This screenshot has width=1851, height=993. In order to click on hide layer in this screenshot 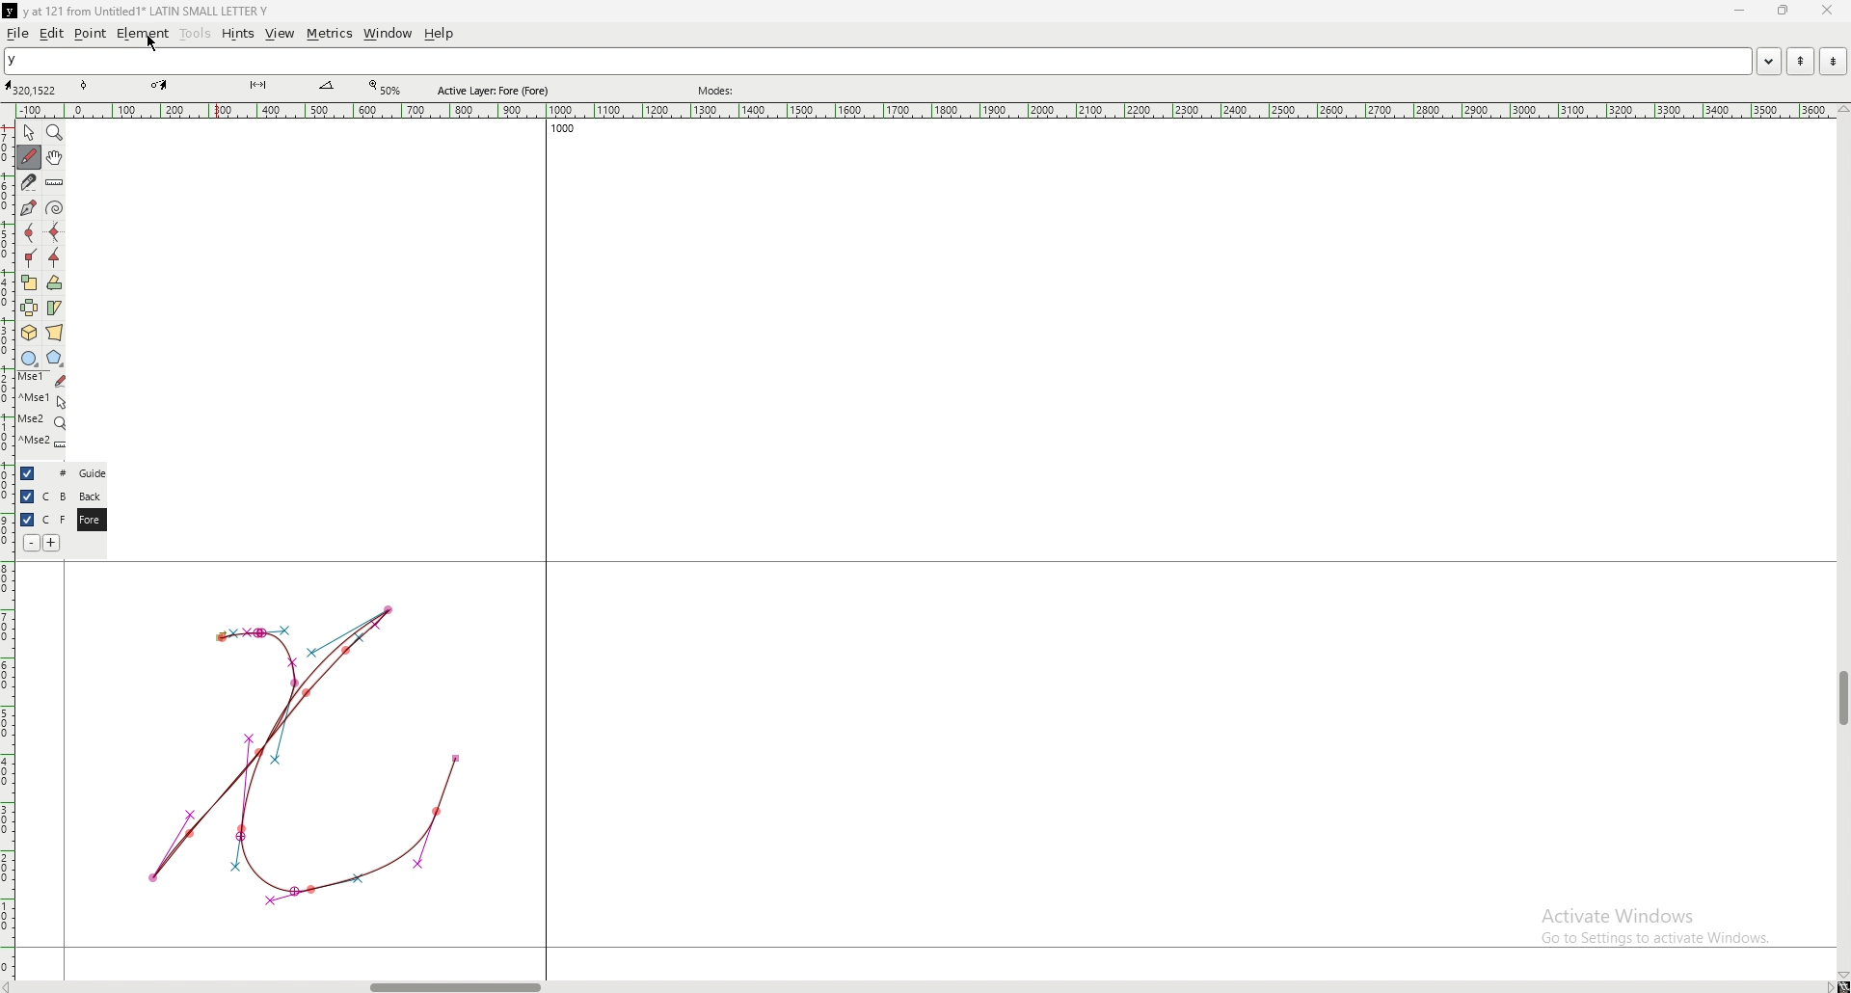, I will do `click(27, 520)`.